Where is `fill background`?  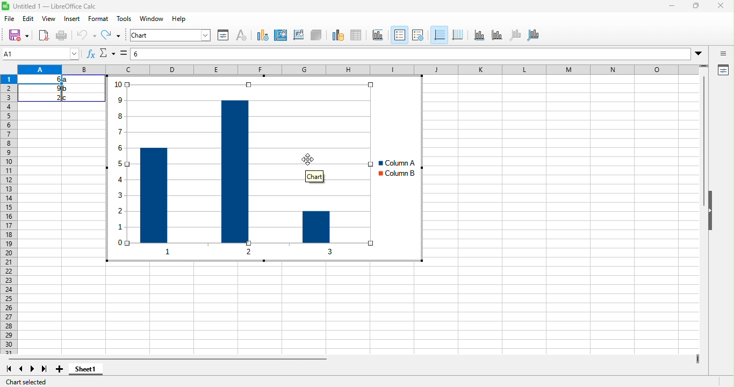
fill background is located at coordinates (282, 36).